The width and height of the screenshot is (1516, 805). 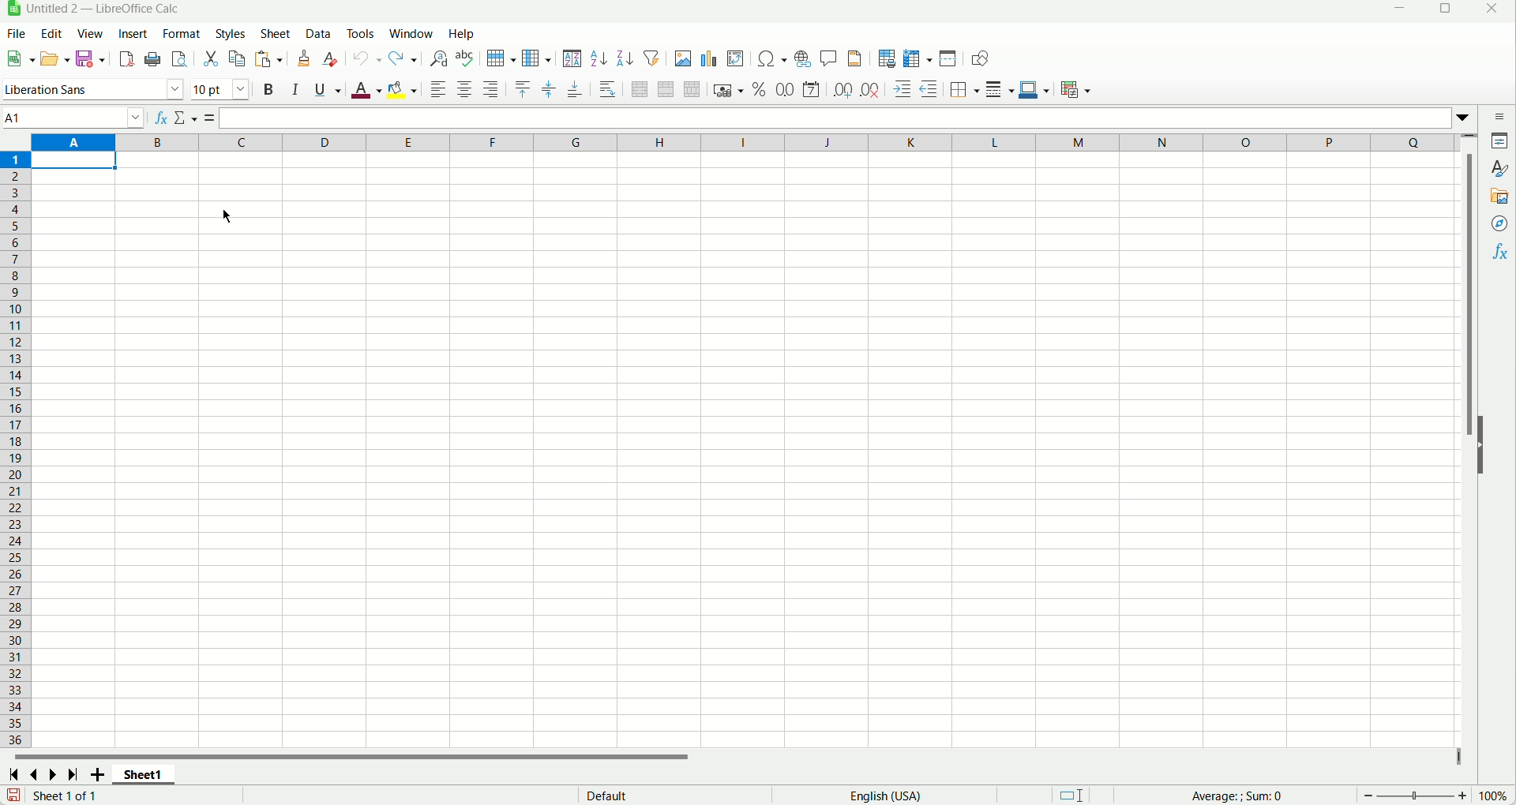 I want to click on Formula, so click(x=212, y=119).